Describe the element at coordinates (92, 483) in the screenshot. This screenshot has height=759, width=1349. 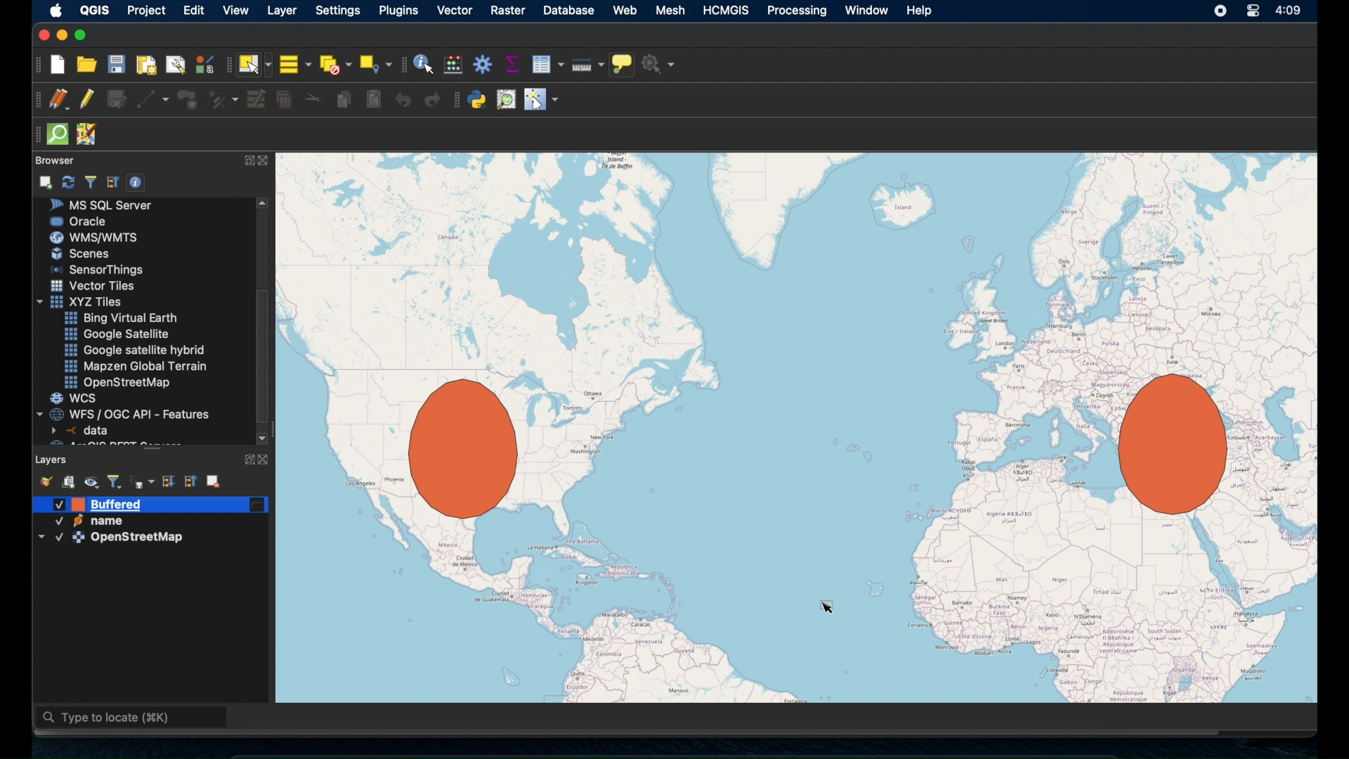
I see `manage map. themes` at that location.